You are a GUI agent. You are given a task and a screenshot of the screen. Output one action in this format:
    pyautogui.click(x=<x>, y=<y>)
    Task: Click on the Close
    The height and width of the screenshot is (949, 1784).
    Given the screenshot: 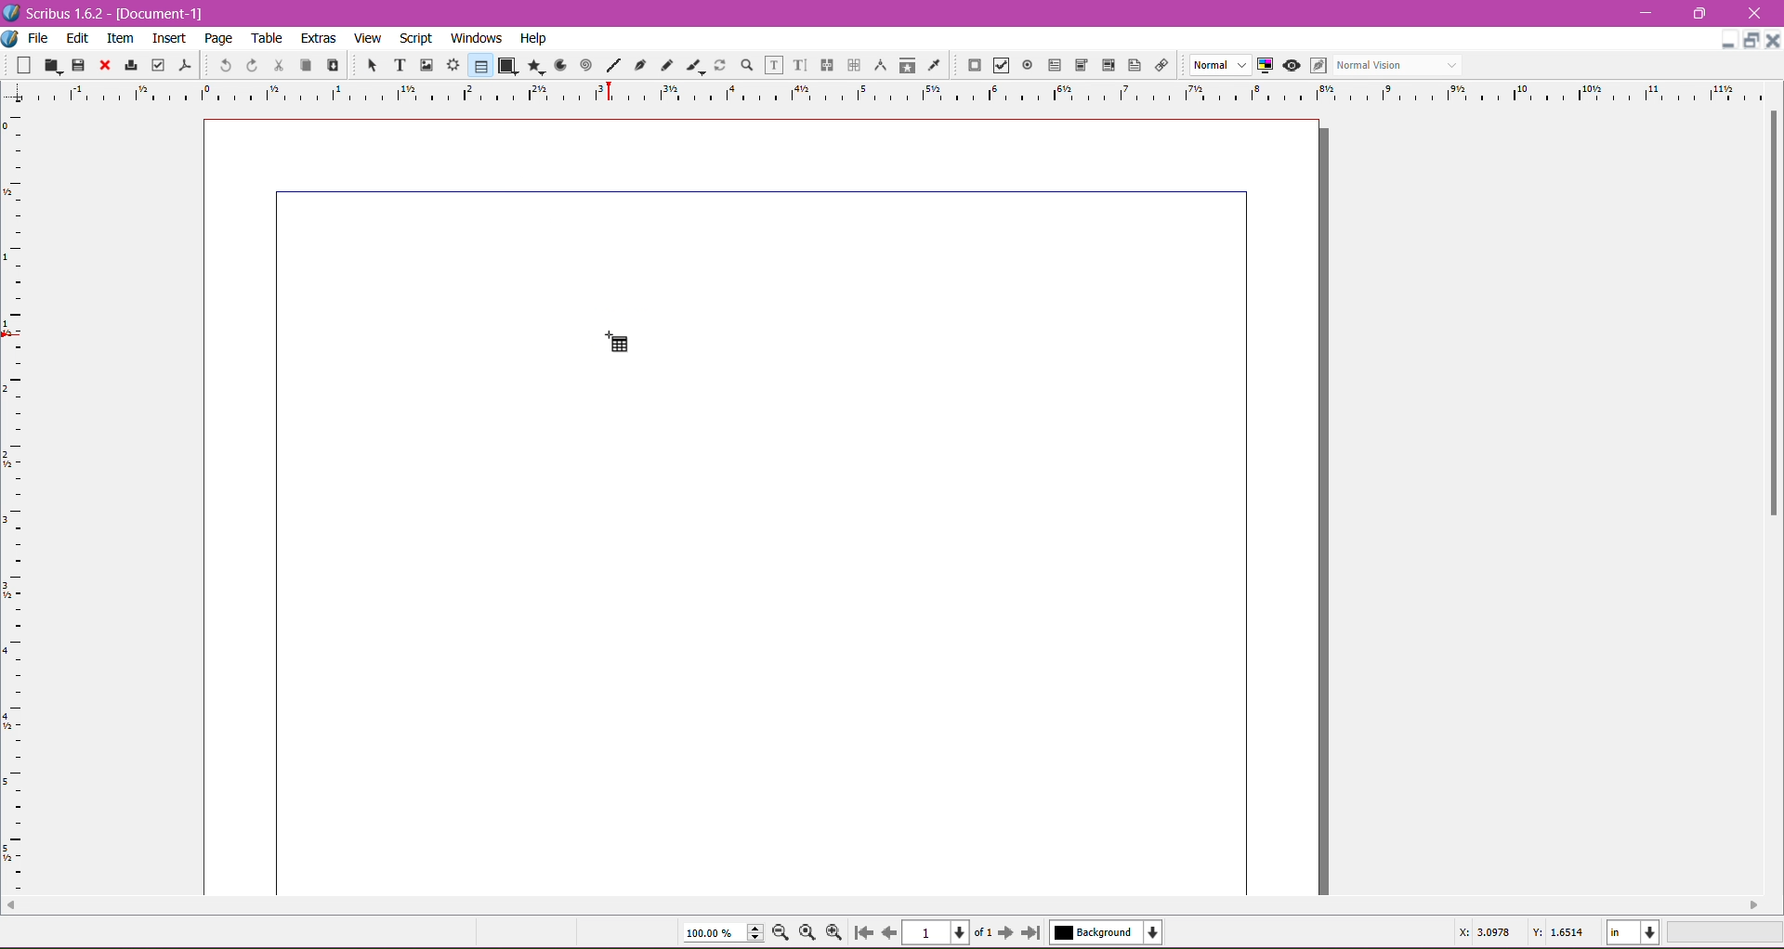 What is the action you would take?
    pyautogui.click(x=1755, y=14)
    